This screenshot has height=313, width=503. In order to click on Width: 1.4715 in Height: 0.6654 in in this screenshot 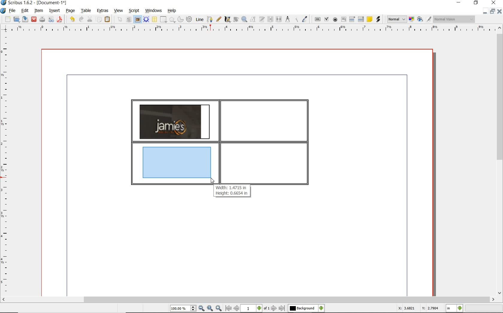, I will do `click(232, 190)`.